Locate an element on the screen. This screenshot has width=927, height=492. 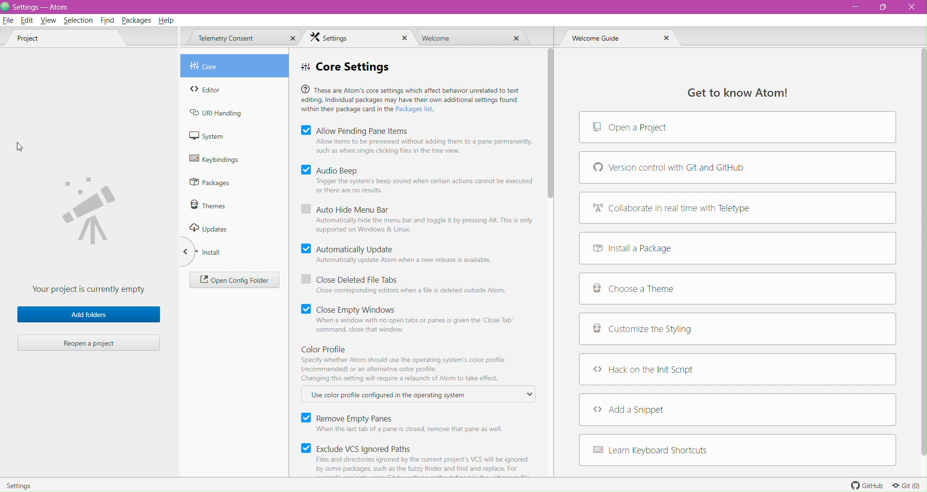
Packages is located at coordinates (216, 183).